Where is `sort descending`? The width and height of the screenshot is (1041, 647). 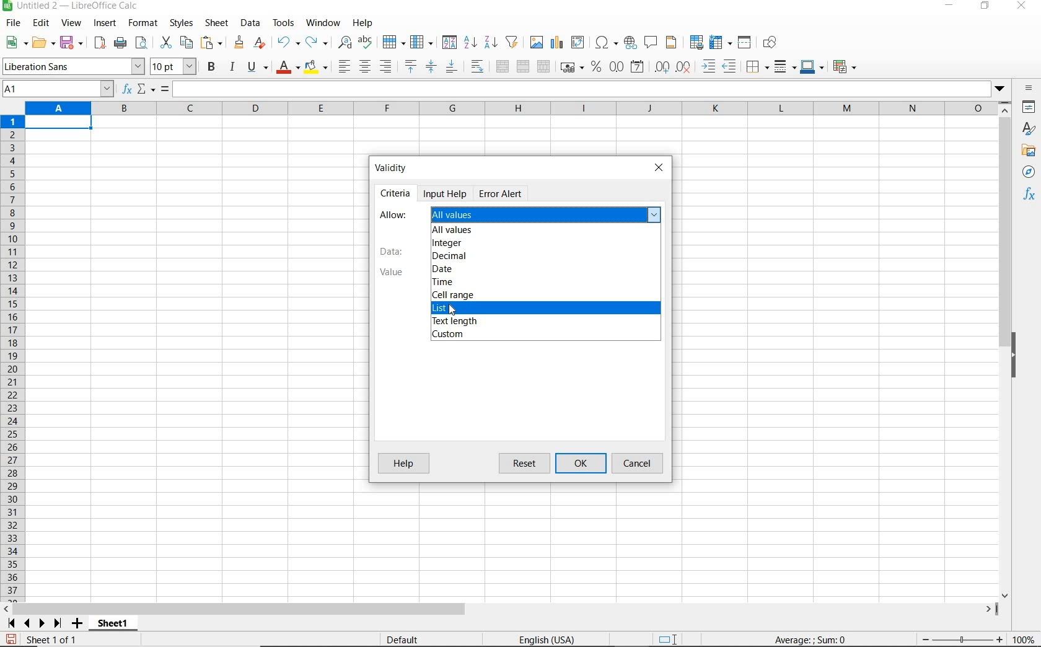
sort descending is located at coordinates (491, 42).